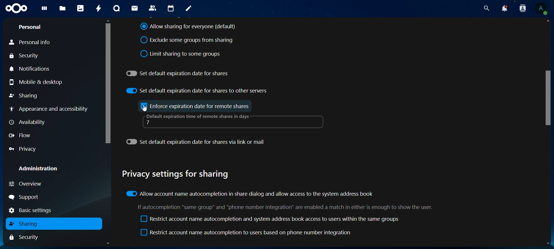  Describe the element at coordinates (188, 27) in the screenshot. I see `allow sharing for everyone` at that location.